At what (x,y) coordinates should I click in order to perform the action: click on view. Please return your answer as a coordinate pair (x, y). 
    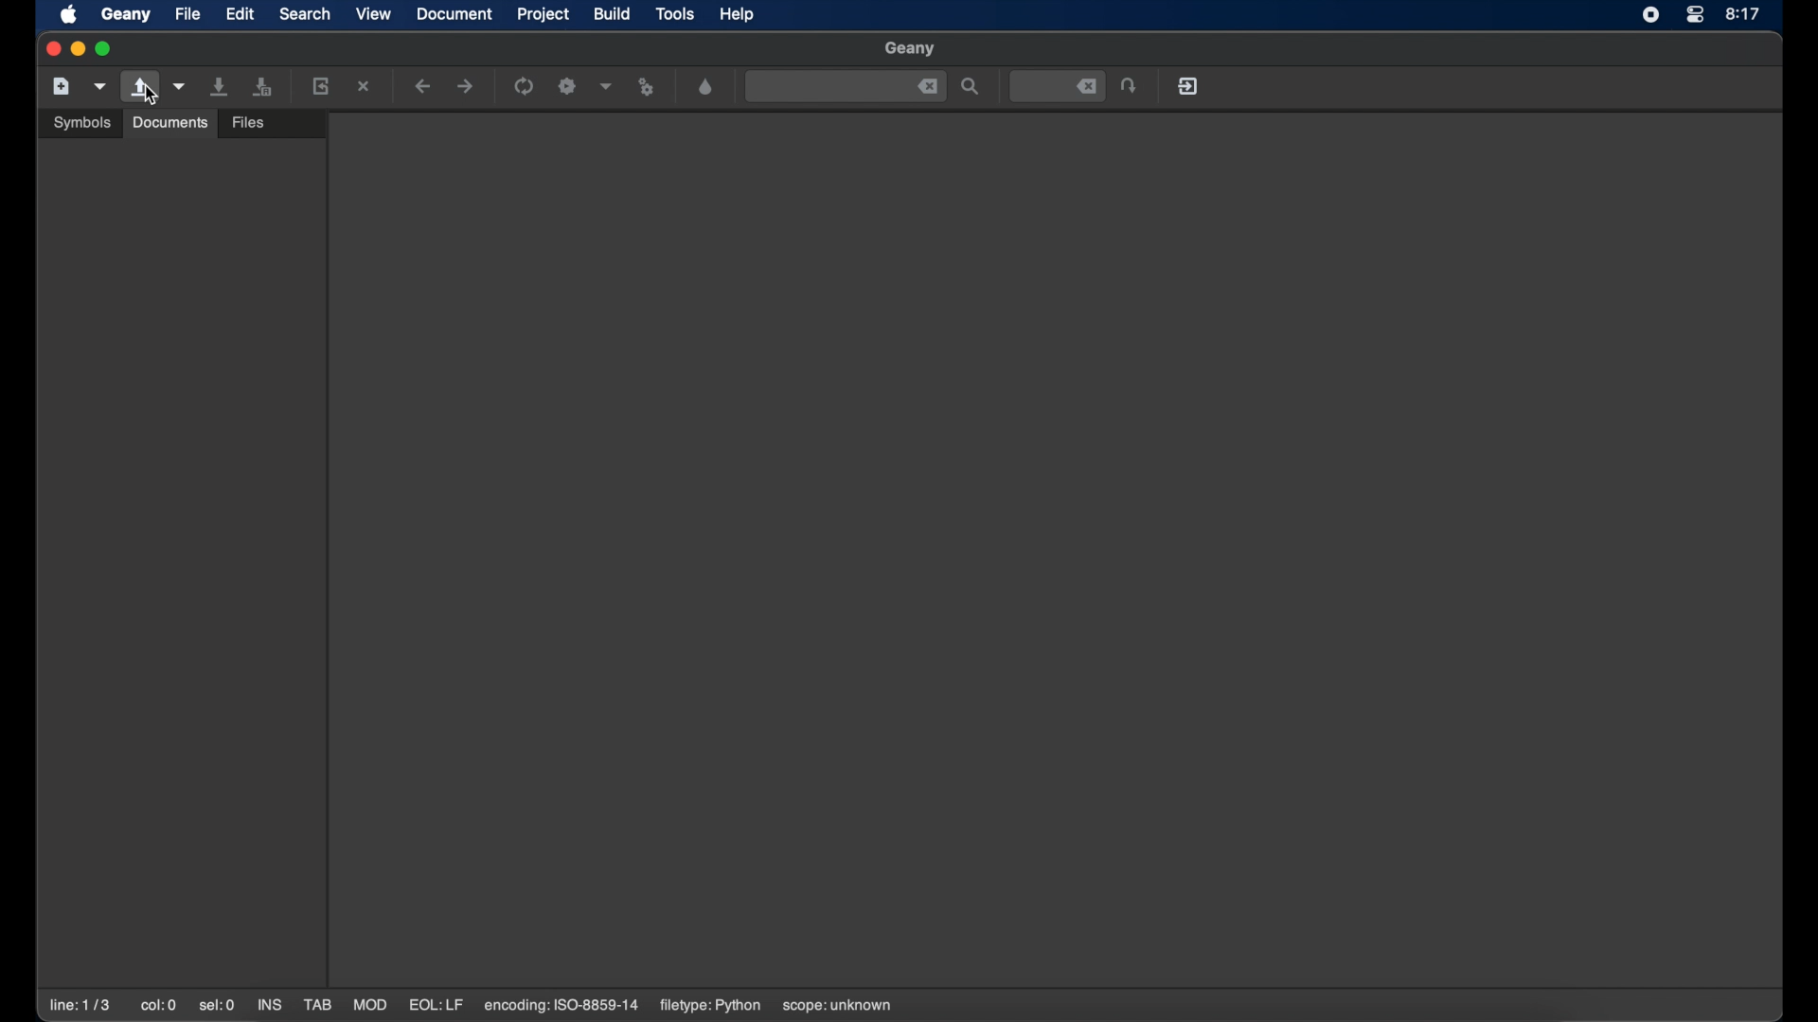
    Looking at the image, I should click on (373, 13).